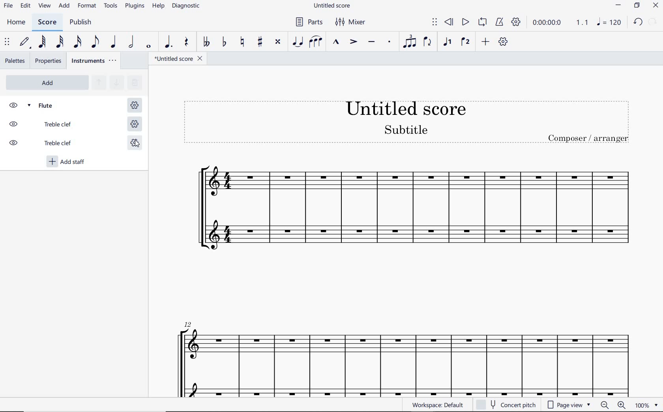 The image size is (663, 412). I want to click on REMOVE SELECTED INSTRUMENTS, so click(134, 82).